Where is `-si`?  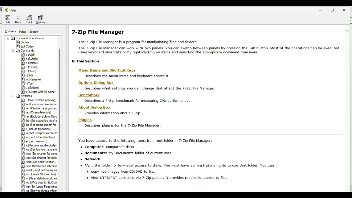
-si is located at coordinates (39, 178).